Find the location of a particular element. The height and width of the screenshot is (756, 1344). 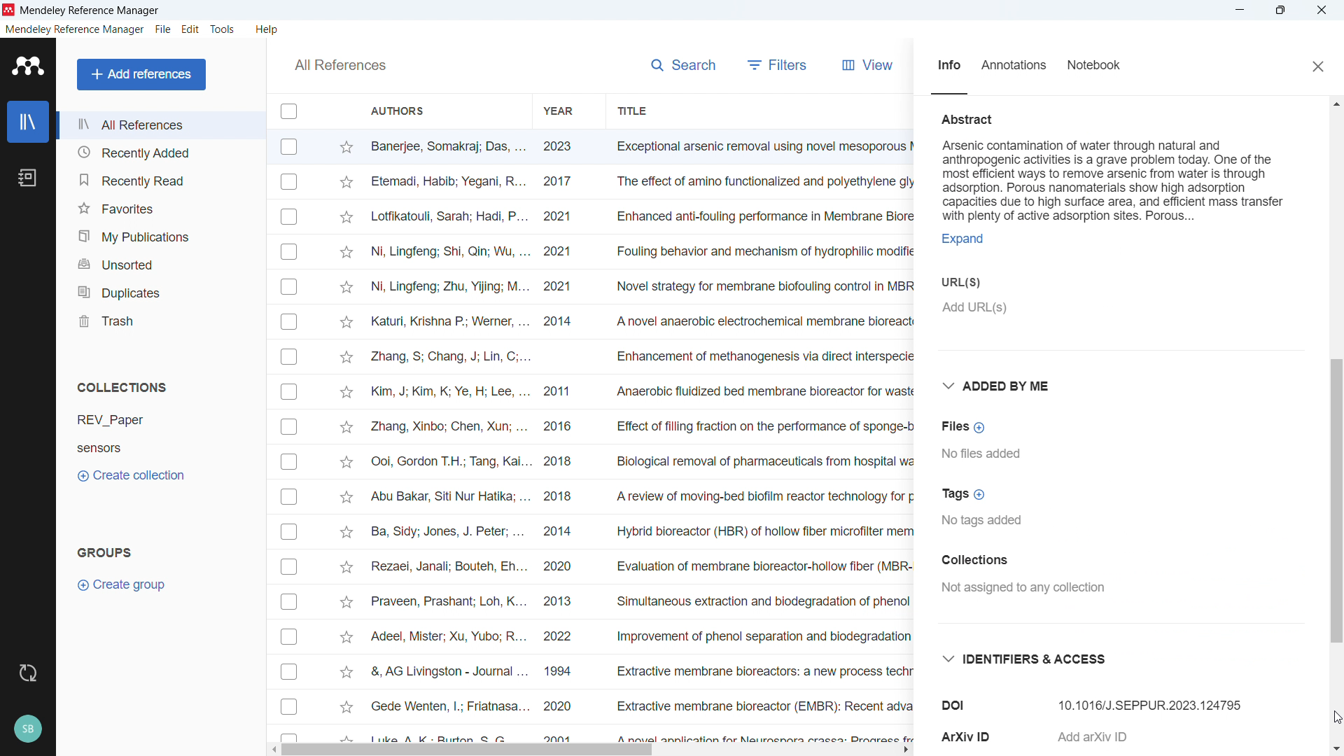

2016 is located at coordinates (563, 428).